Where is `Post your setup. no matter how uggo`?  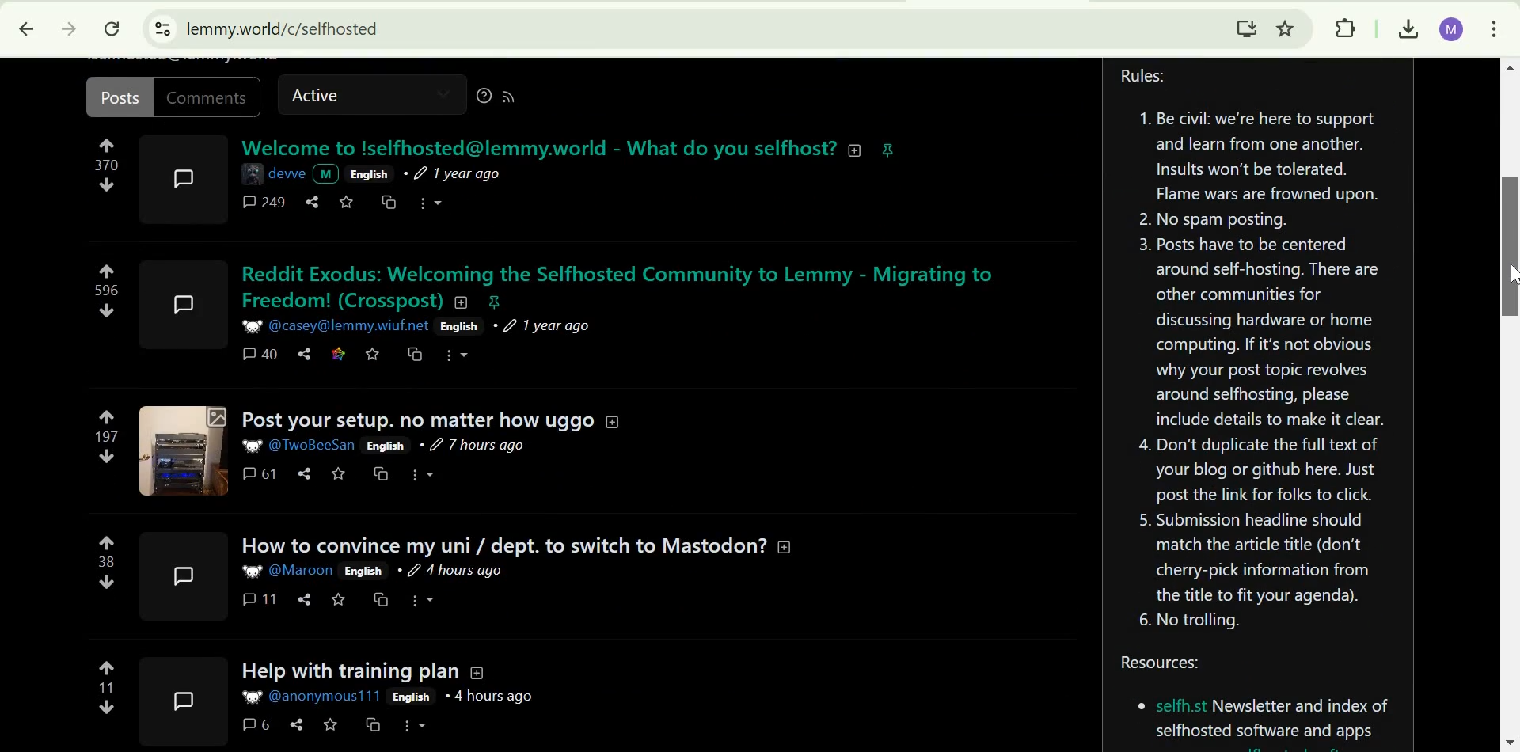 Post your setup. no matter how uggo is located at coordinates (416, 420).